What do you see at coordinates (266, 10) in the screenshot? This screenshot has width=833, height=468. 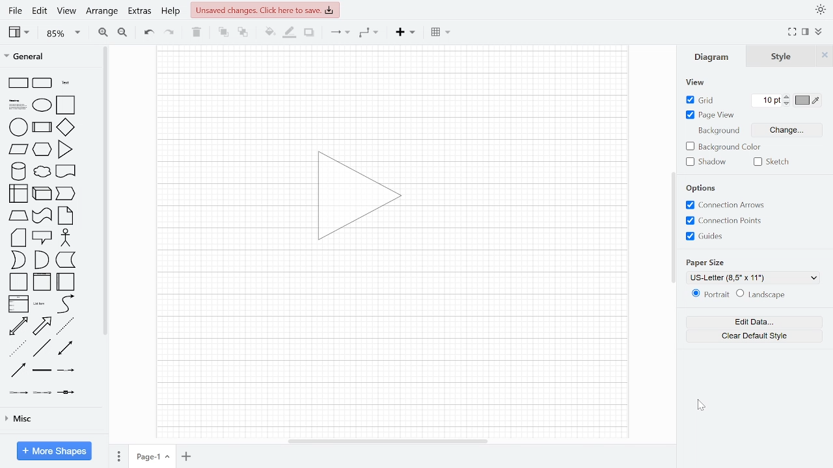 I see `Unsaved changes. Click here to save.` at bounding box center [266, 10].